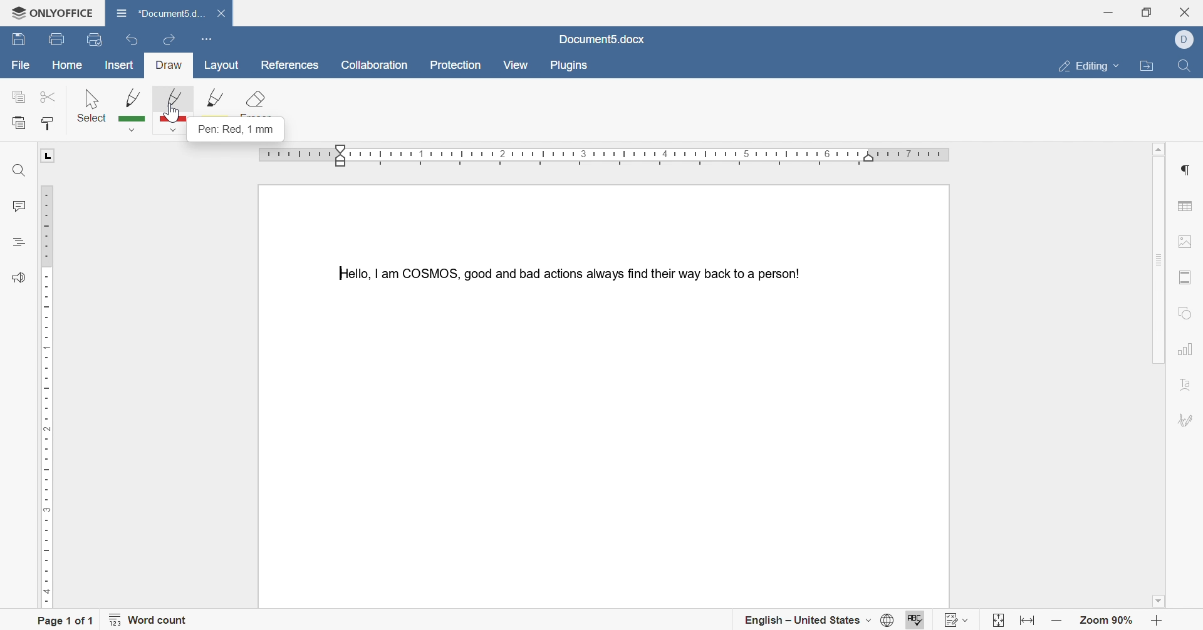 The width and height of the screenshot is (1203, 630). What do you see at coordinates (375, 66) in the screenshot?
I see `collaboration` at bounding box center [375, 66].